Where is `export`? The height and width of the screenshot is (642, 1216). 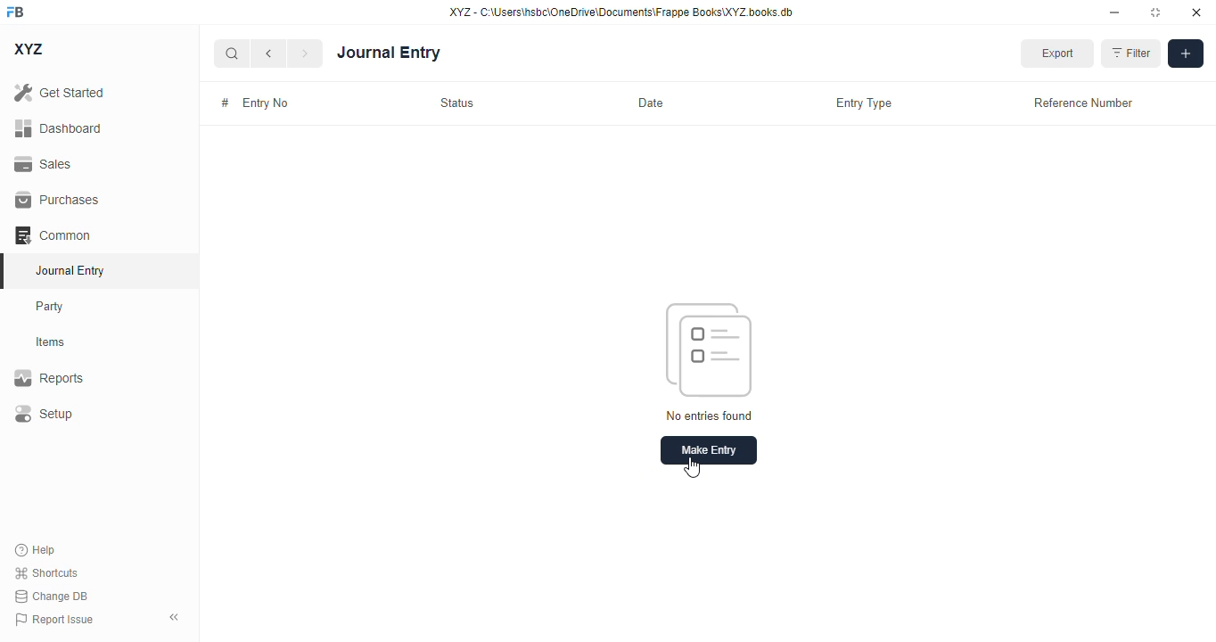 export is located at coordinates (1056, 53).